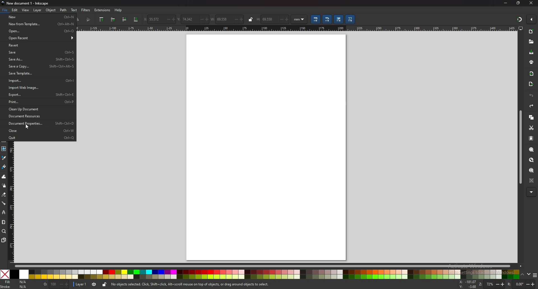 The width and height of the screenshot is (538, 289). Describe the element at coordinates (39, 45) in the screenshot. I see `revert` at that location.